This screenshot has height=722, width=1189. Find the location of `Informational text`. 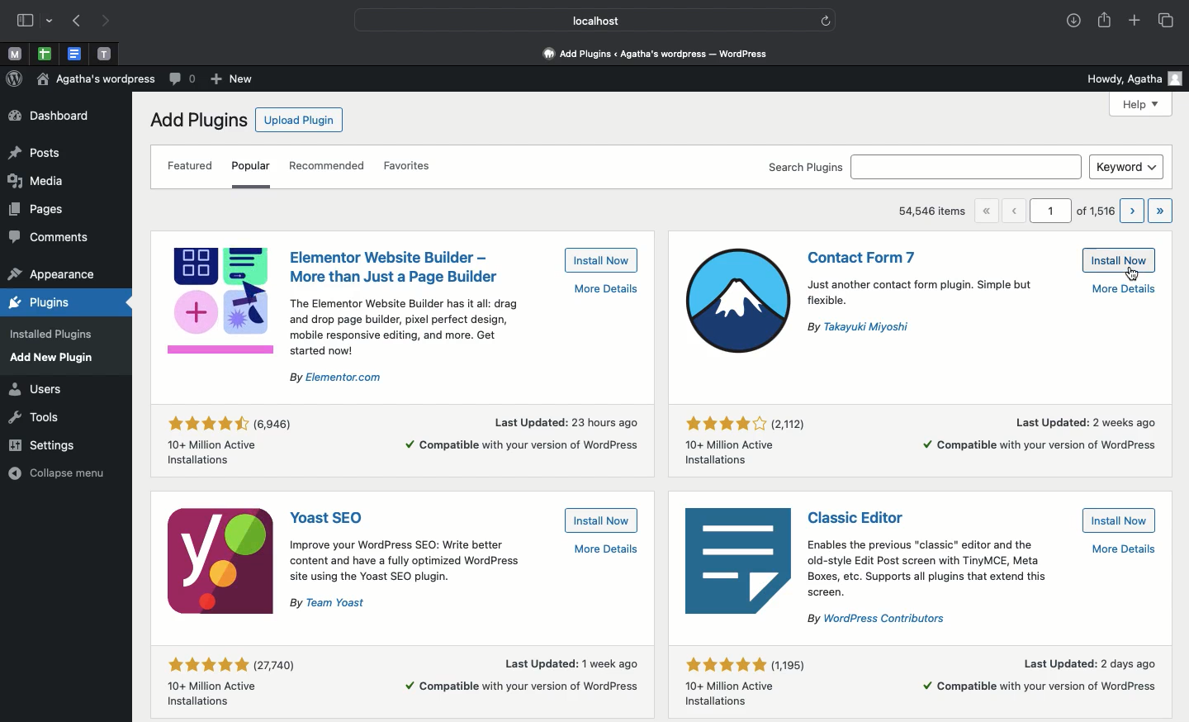

Informational text is located at coordinates (940, 584).